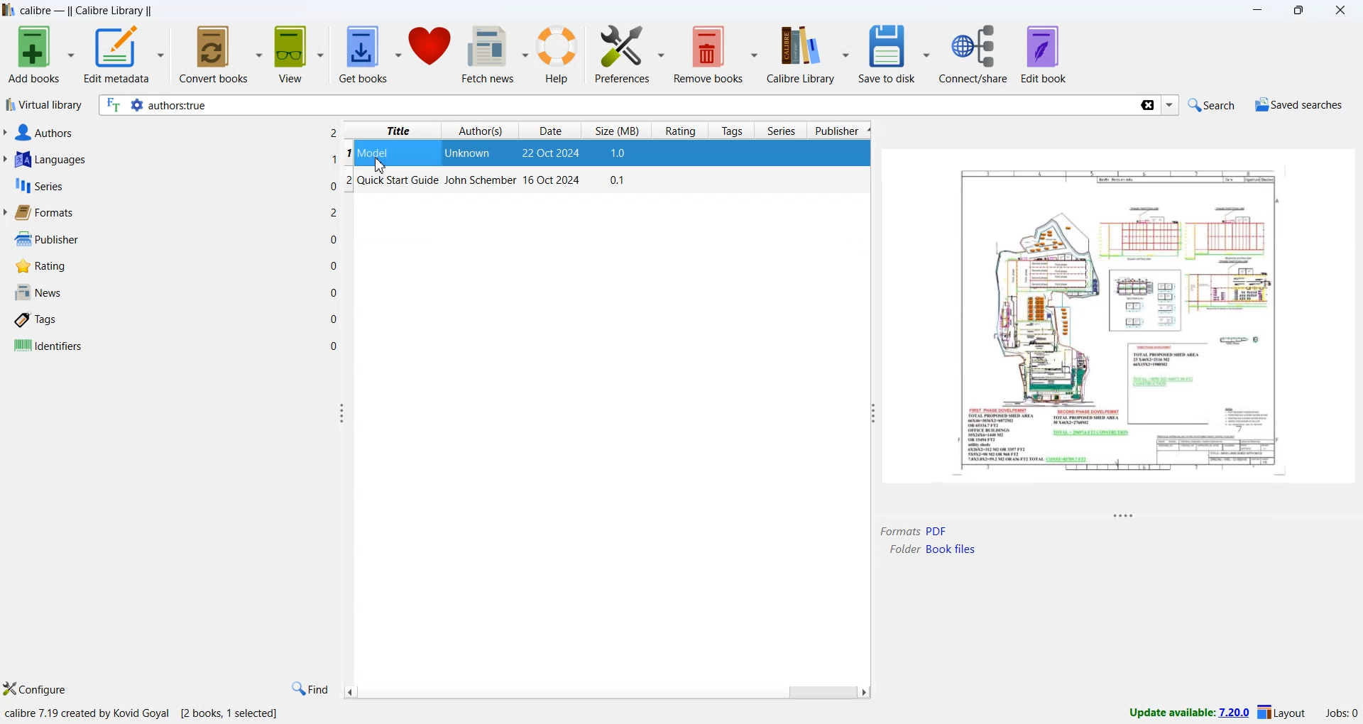  Describe the element at coordinates (38, 11) in the screenshot. I see `app name` at that location.